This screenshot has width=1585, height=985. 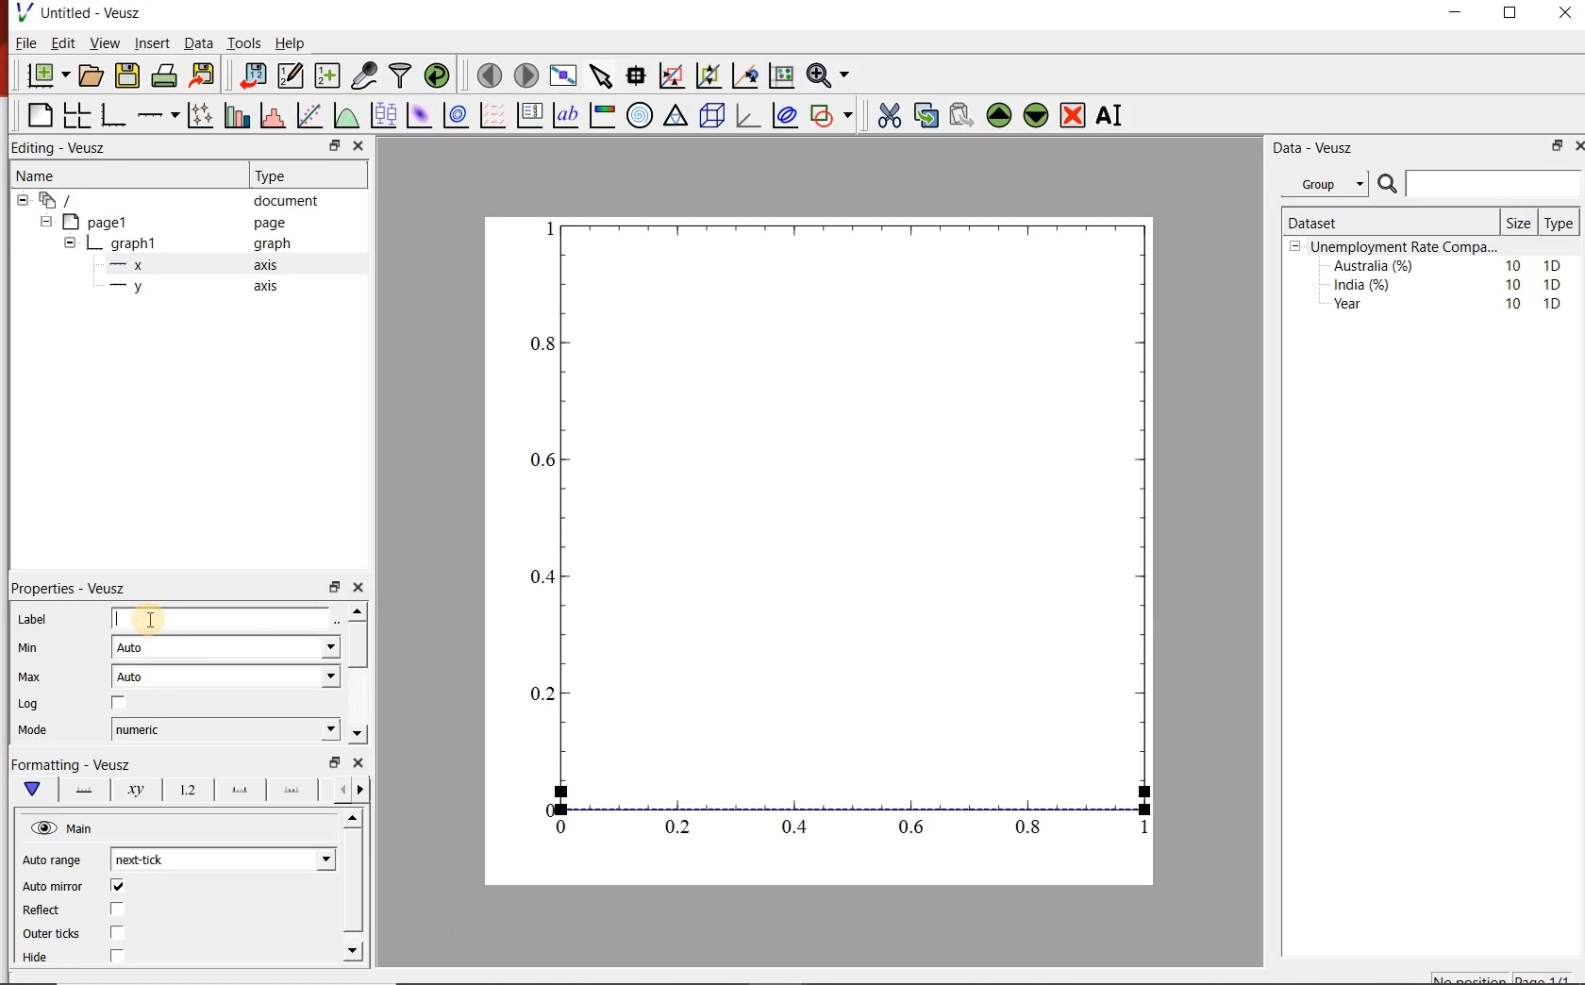 I want to click on save document, so click(x=127, y=75).